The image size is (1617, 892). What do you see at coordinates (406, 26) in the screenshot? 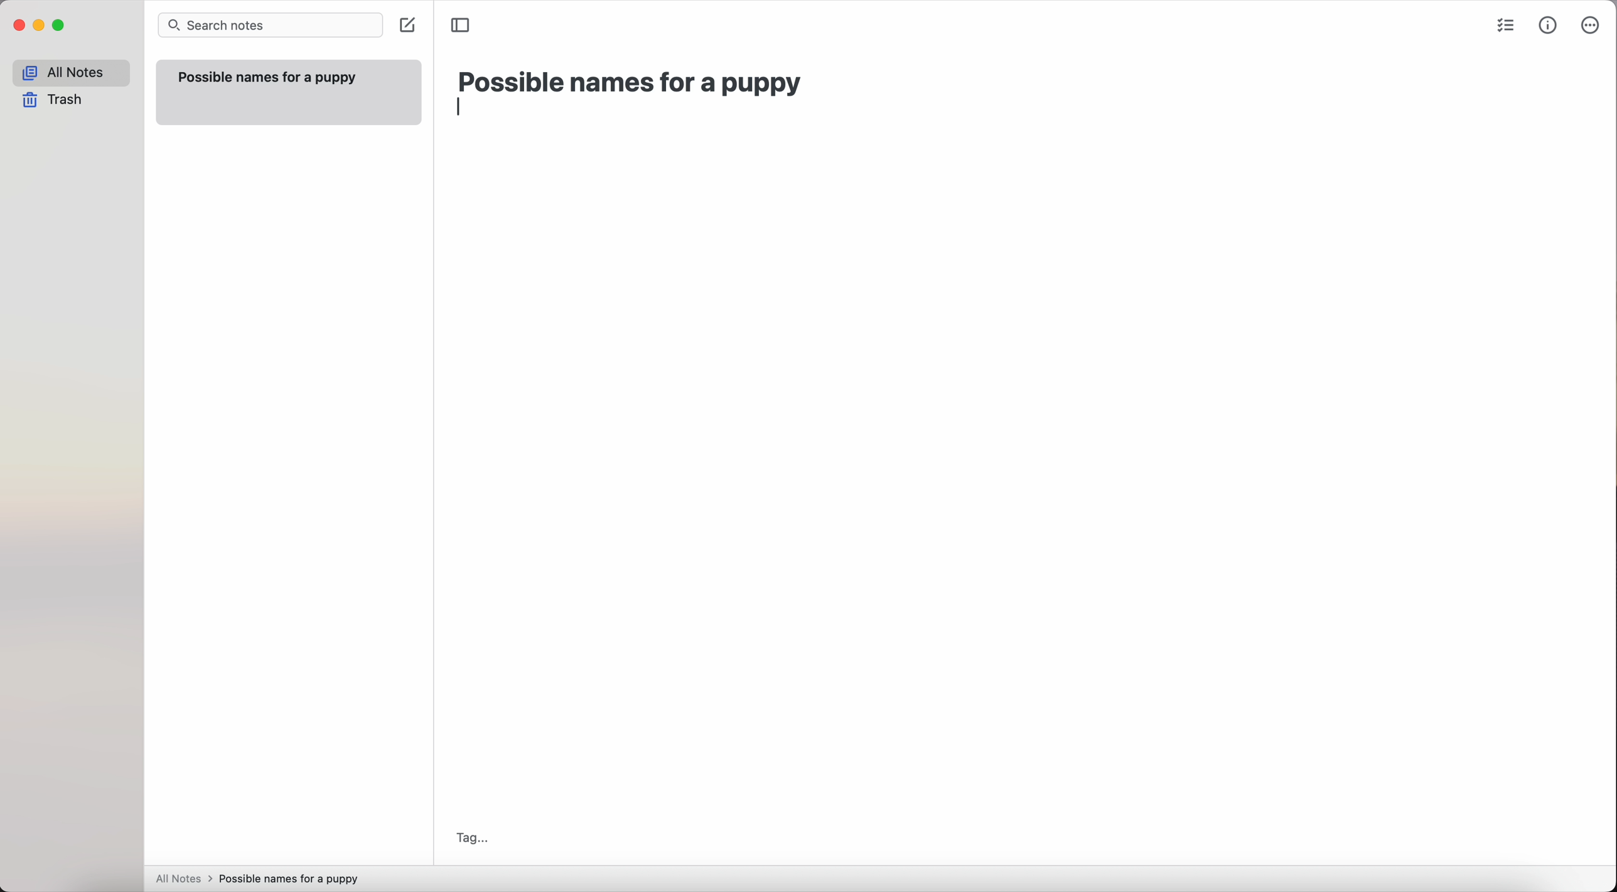
I see `create note` at bounding box center [406, 26].